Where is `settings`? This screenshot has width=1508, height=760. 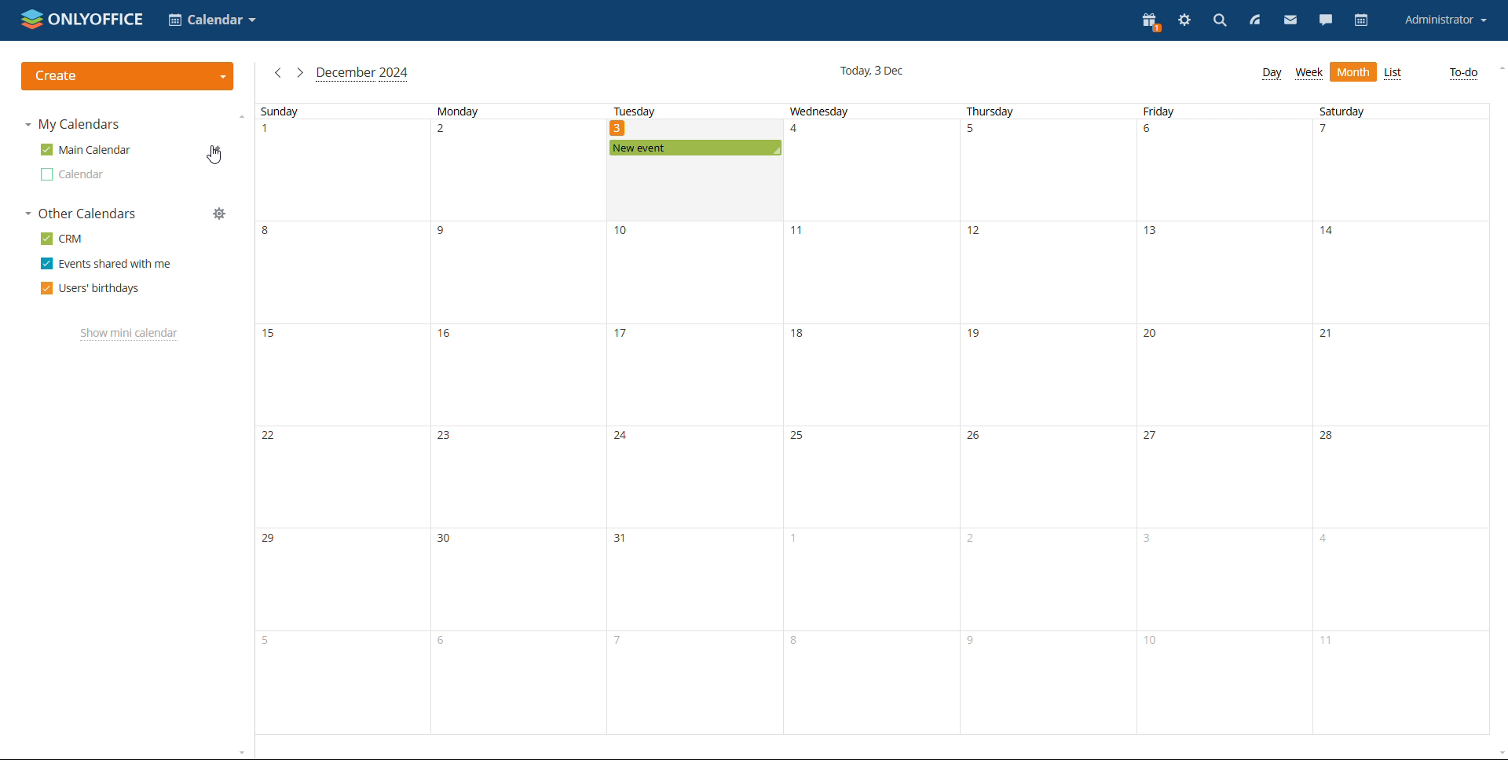
settings is located at coordinates (1185, 20).